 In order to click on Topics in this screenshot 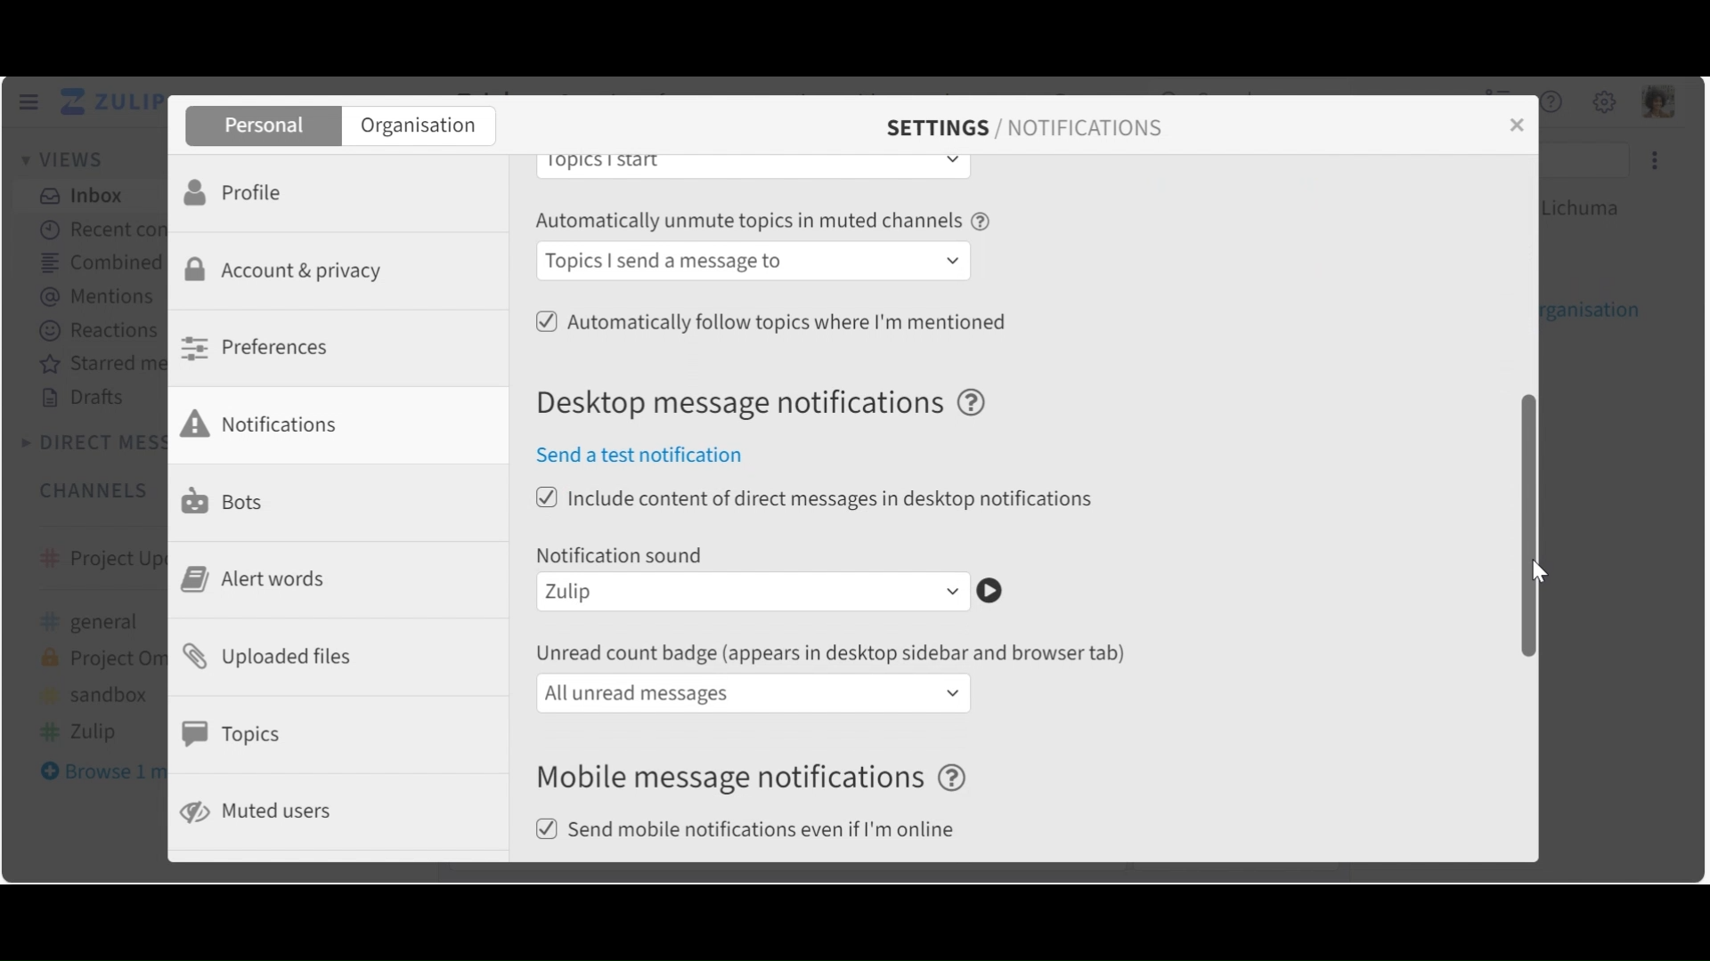, I will do `click(237, 734)`.